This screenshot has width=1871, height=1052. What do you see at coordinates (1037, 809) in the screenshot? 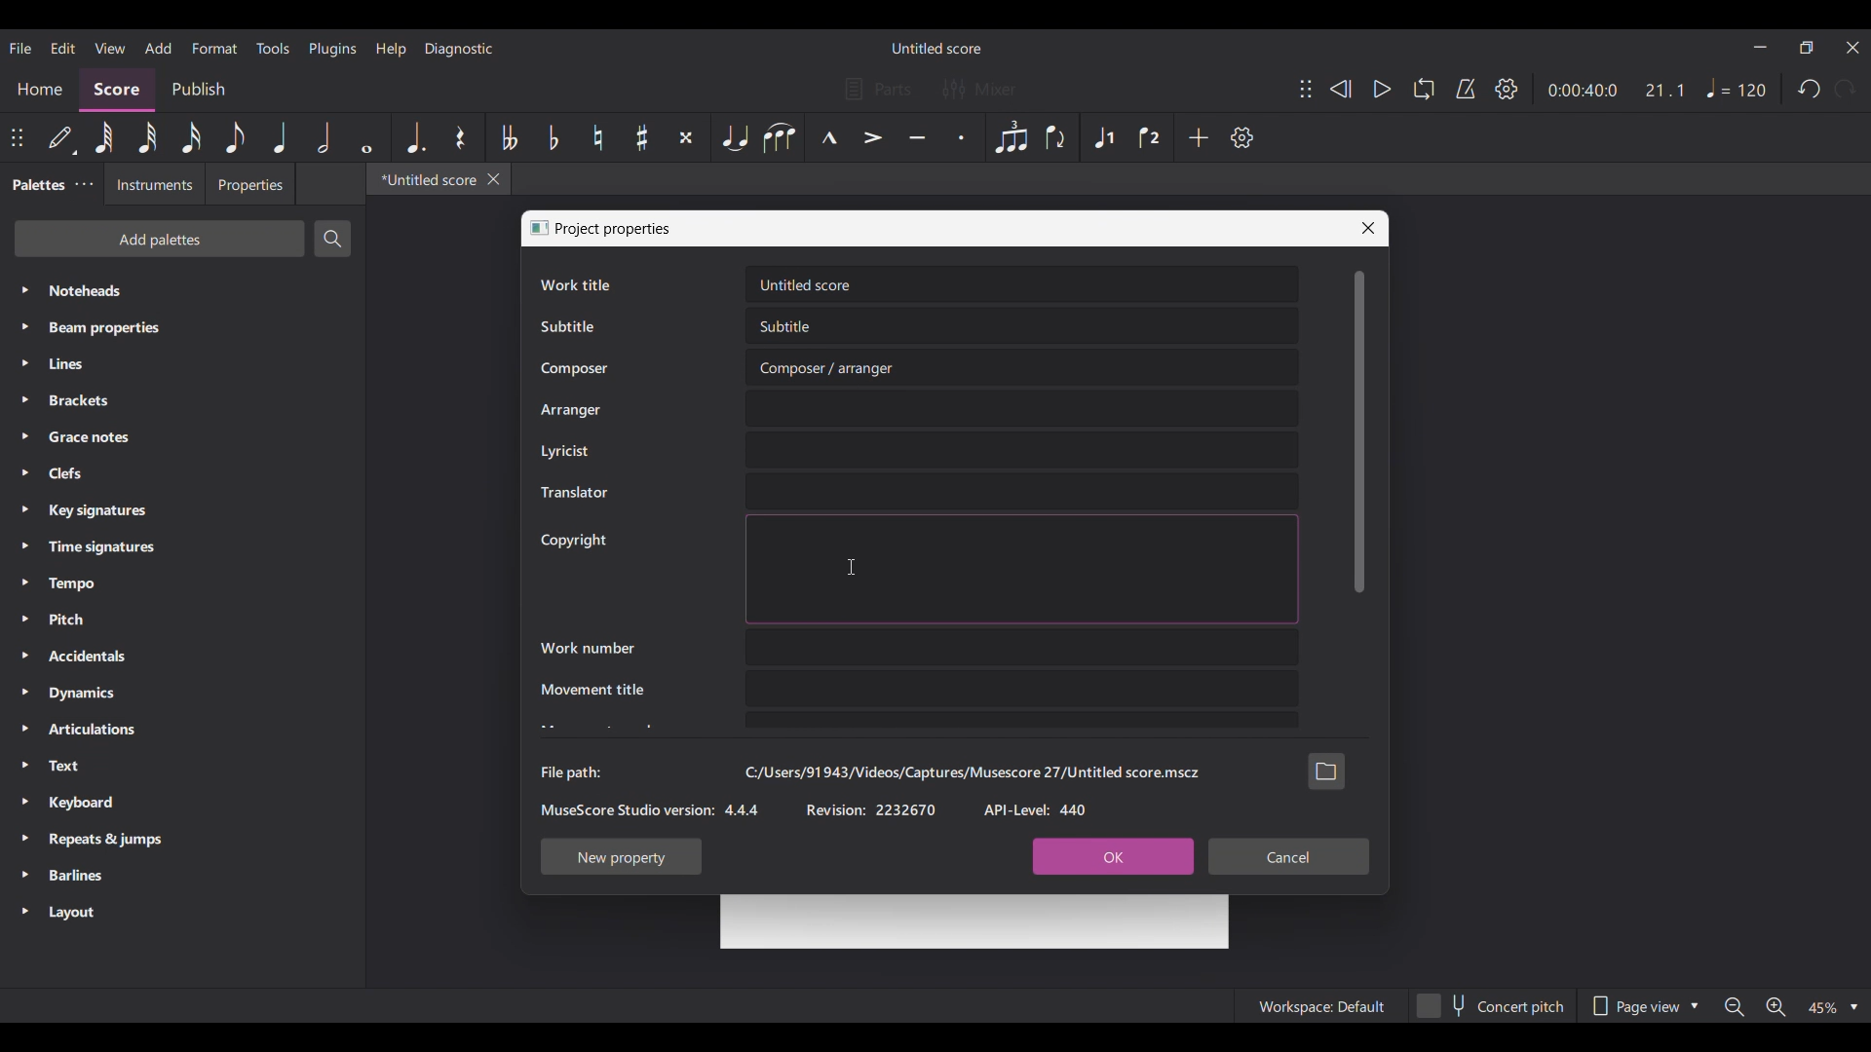
I see `API-Level: 440` at bounding box center [1037, 809].